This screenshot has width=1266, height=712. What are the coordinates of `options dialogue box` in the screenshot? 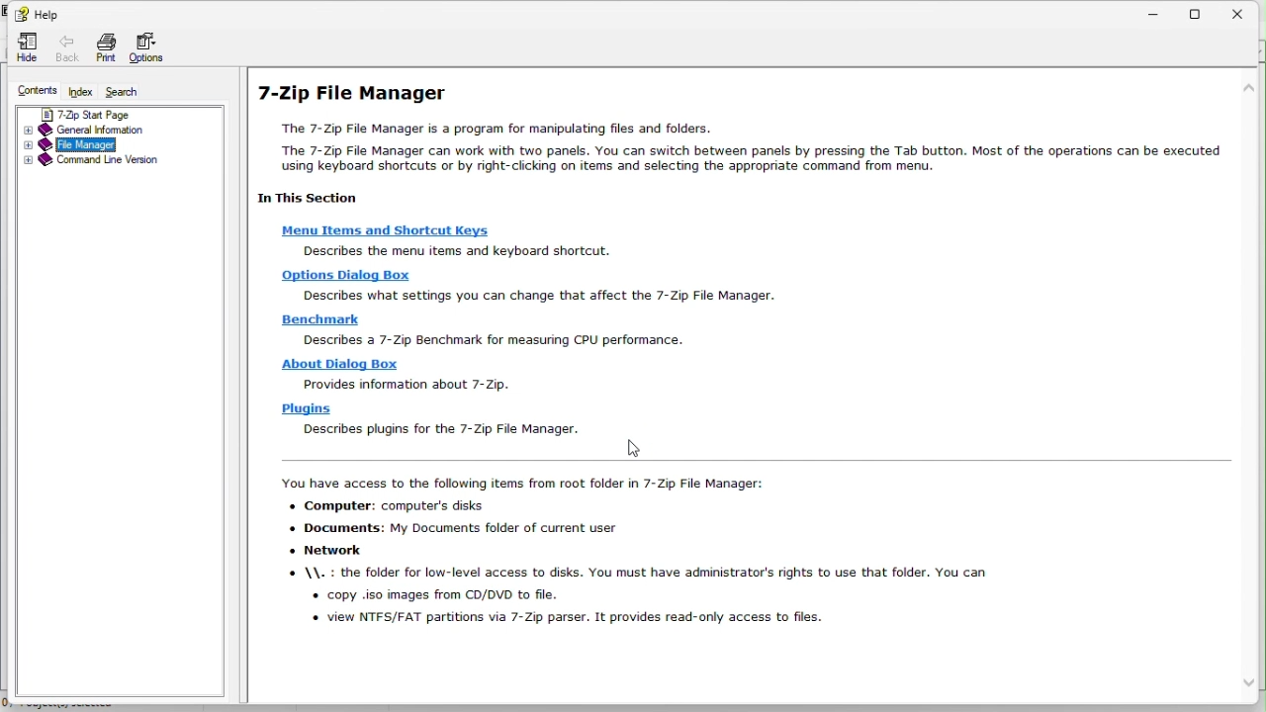 It's located at (347, 275).